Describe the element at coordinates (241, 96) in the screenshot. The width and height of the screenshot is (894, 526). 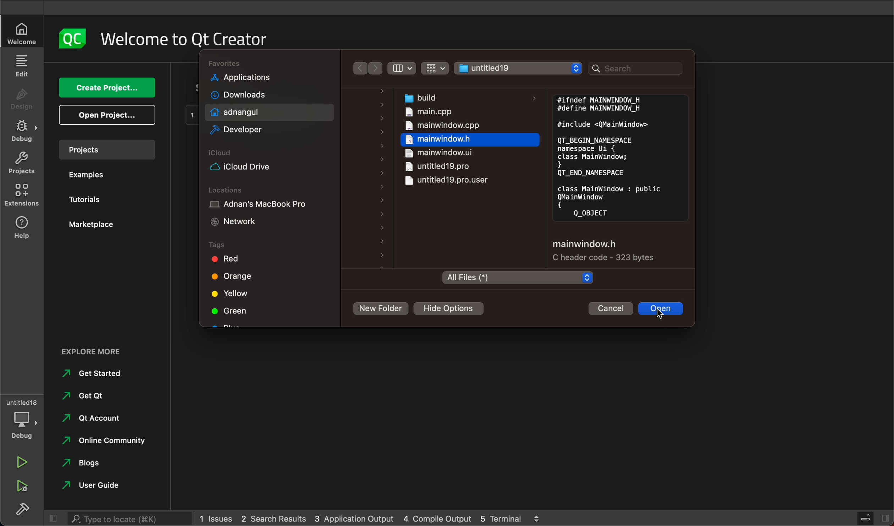
I see `downloads` at that location.